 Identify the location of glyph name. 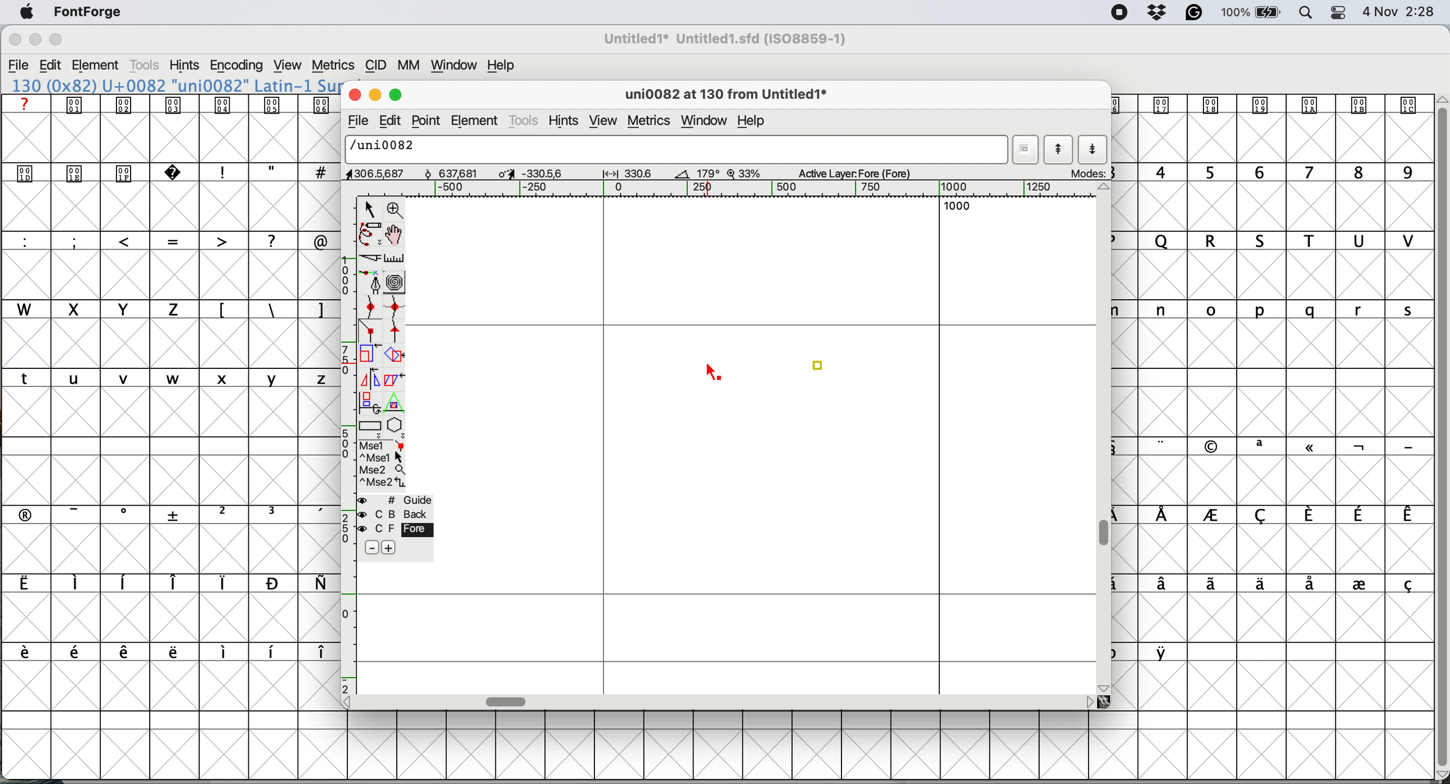
(724, 96).